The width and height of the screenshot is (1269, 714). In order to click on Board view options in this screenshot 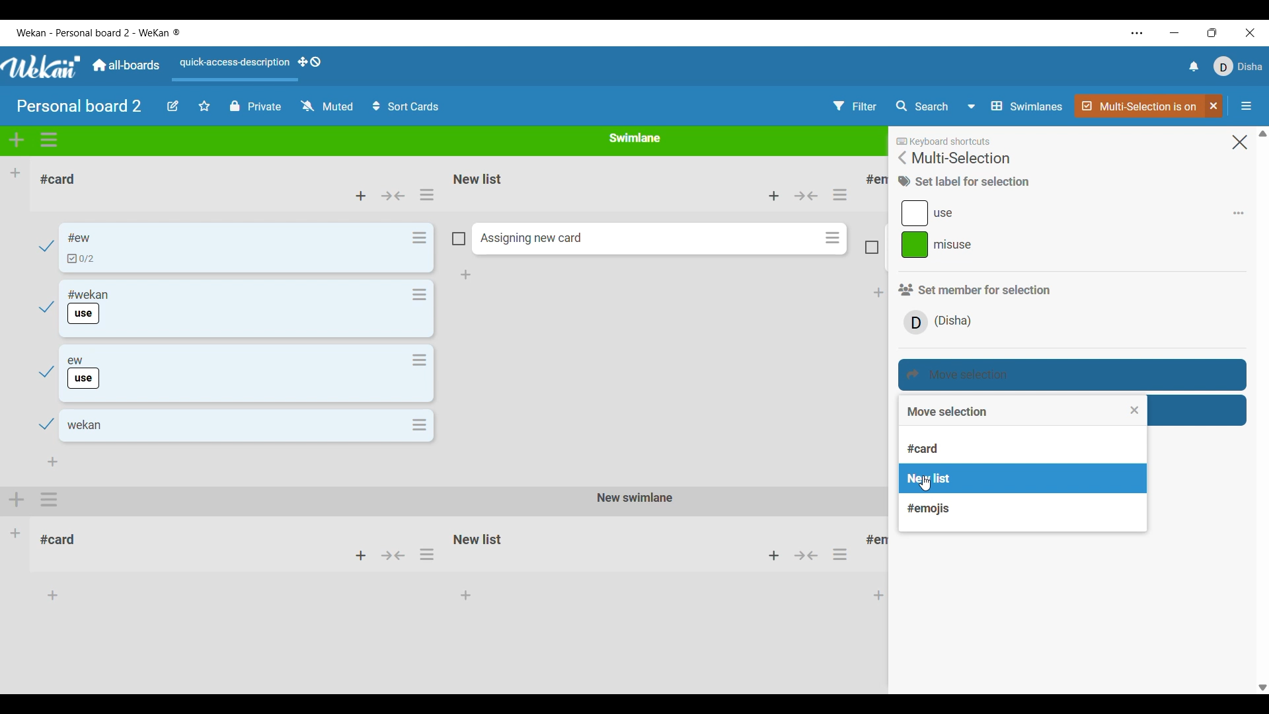, I will do `click(1015, 107)`.